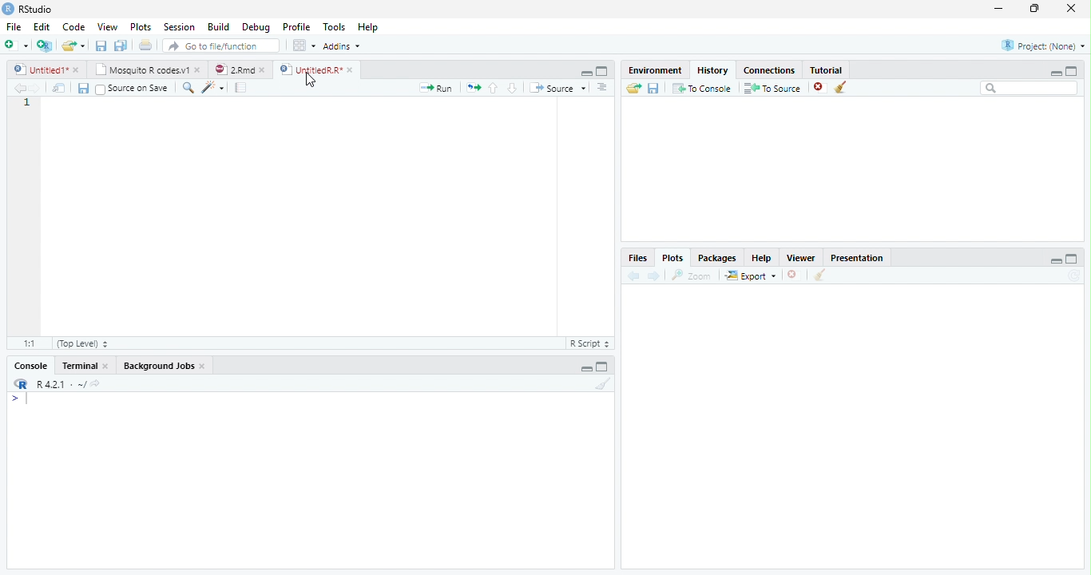 The image size is (1091, 575). Describe the element at coordinates (799, 260) in the screenshot. I see `Viewer` at that location.